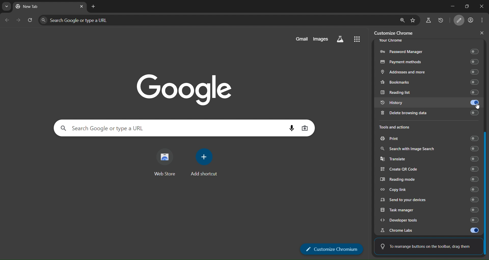  Describe the element at coordinates (391, 41) in the screenshot. I see `your chrome` at that location.